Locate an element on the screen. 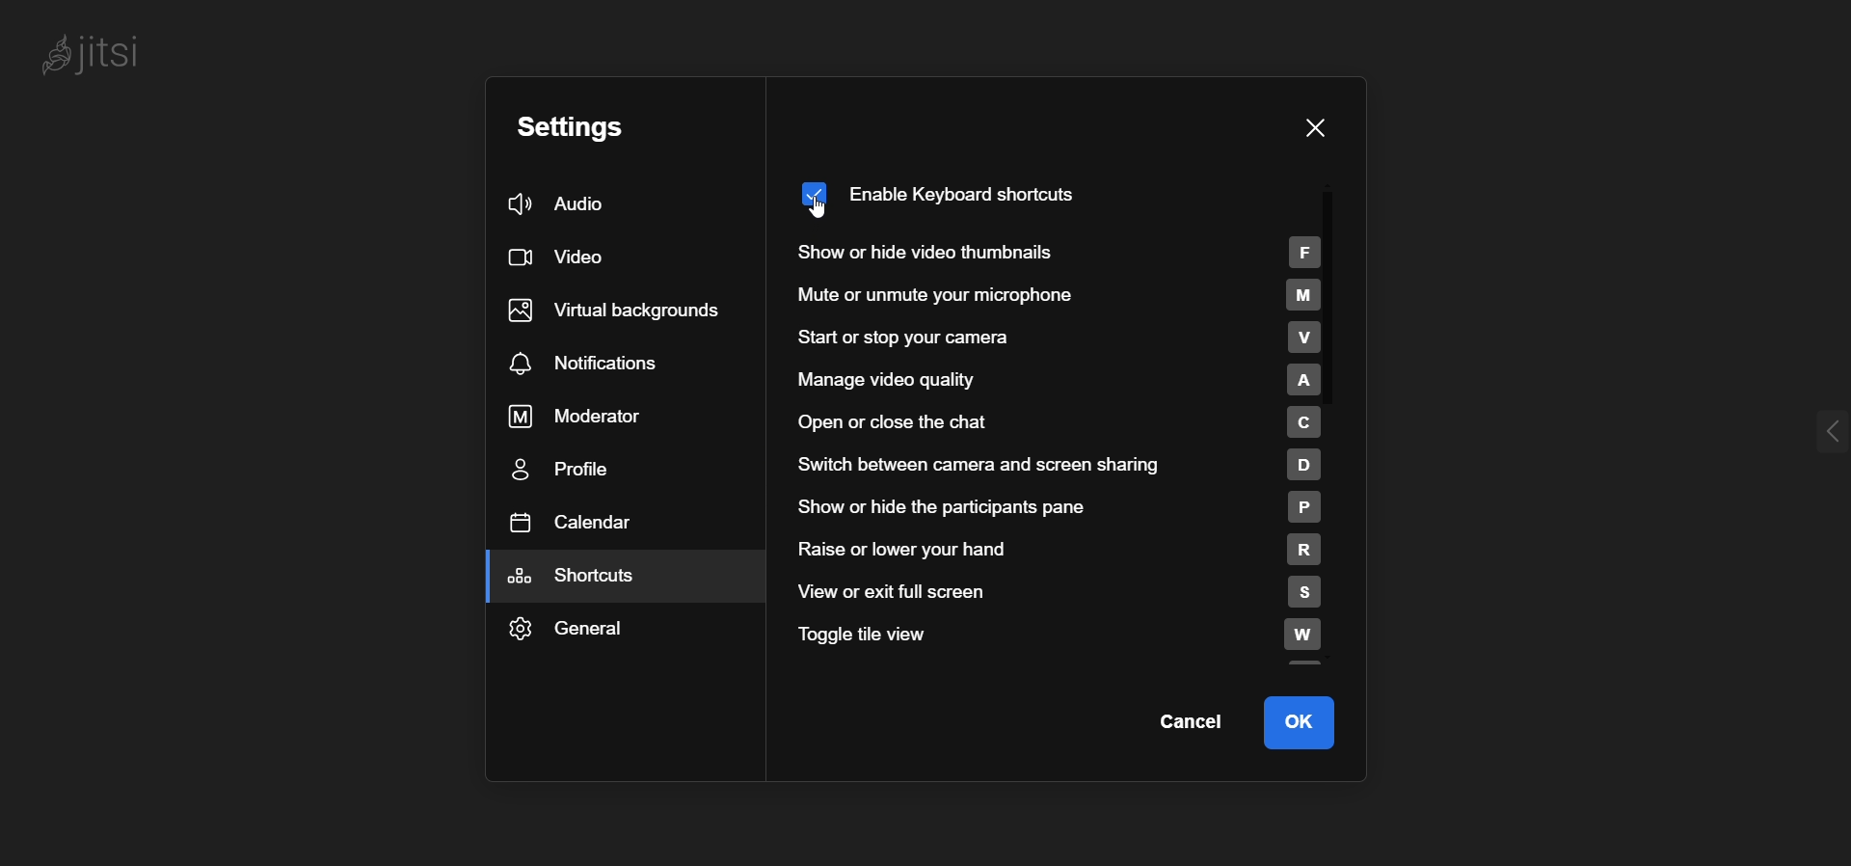  mute or unmute is located at coordinates (1063, 294).